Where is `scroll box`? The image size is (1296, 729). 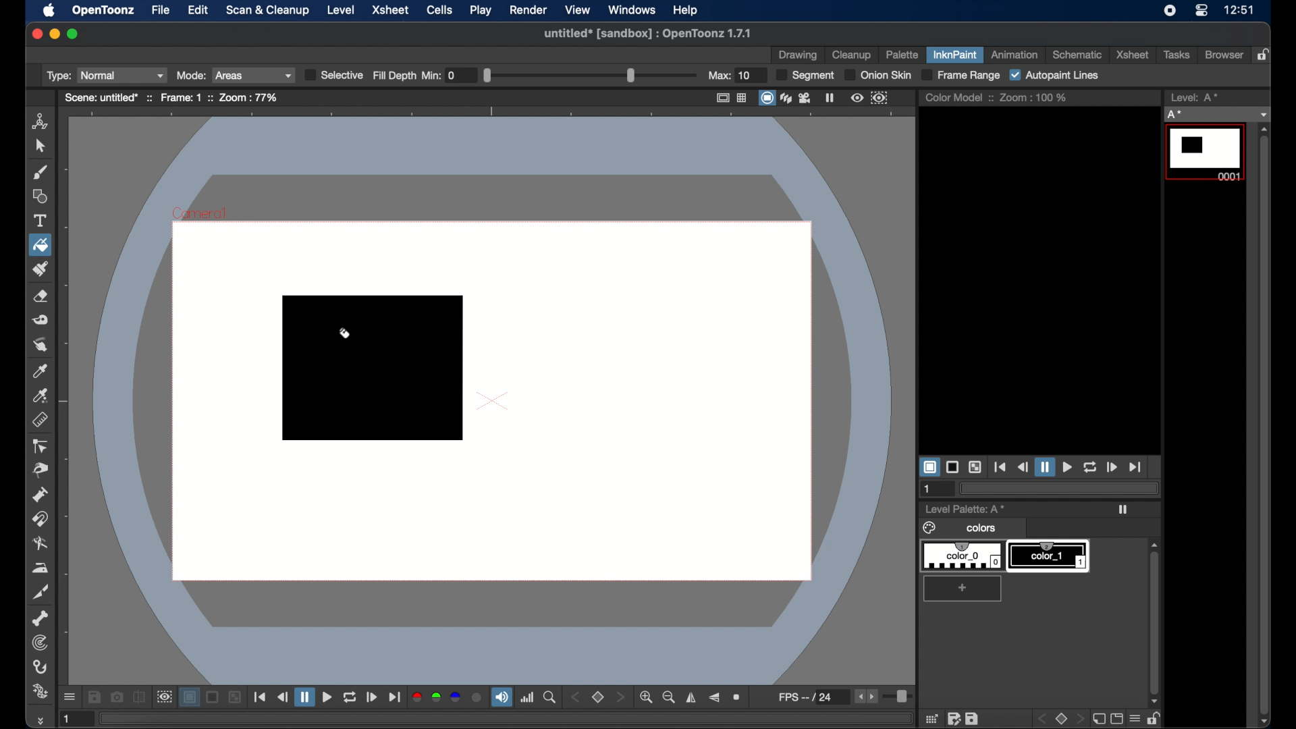
scroll box is located at coordinates (1154, 614).